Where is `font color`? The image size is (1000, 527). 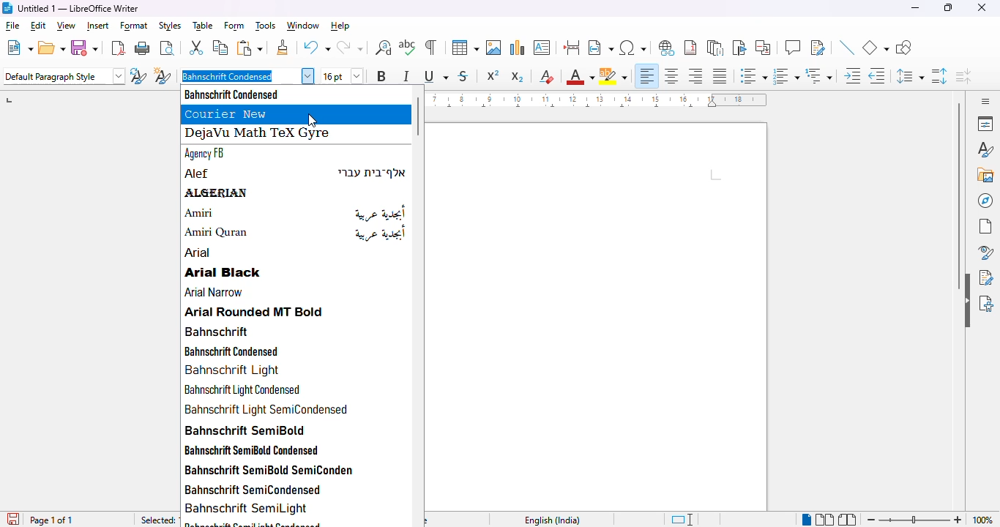 font color is located at coordinates (581, 76).